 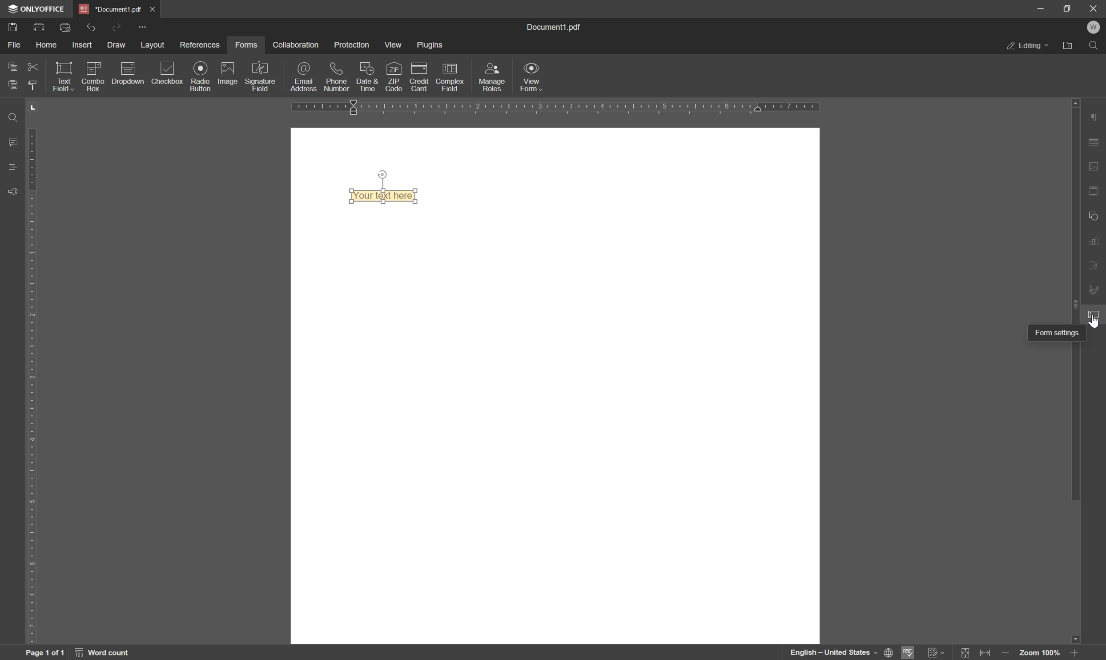 What do you see at coordinates (452, 76) in the screenshot?
I see `complex field` at bounding box center [452, 76].